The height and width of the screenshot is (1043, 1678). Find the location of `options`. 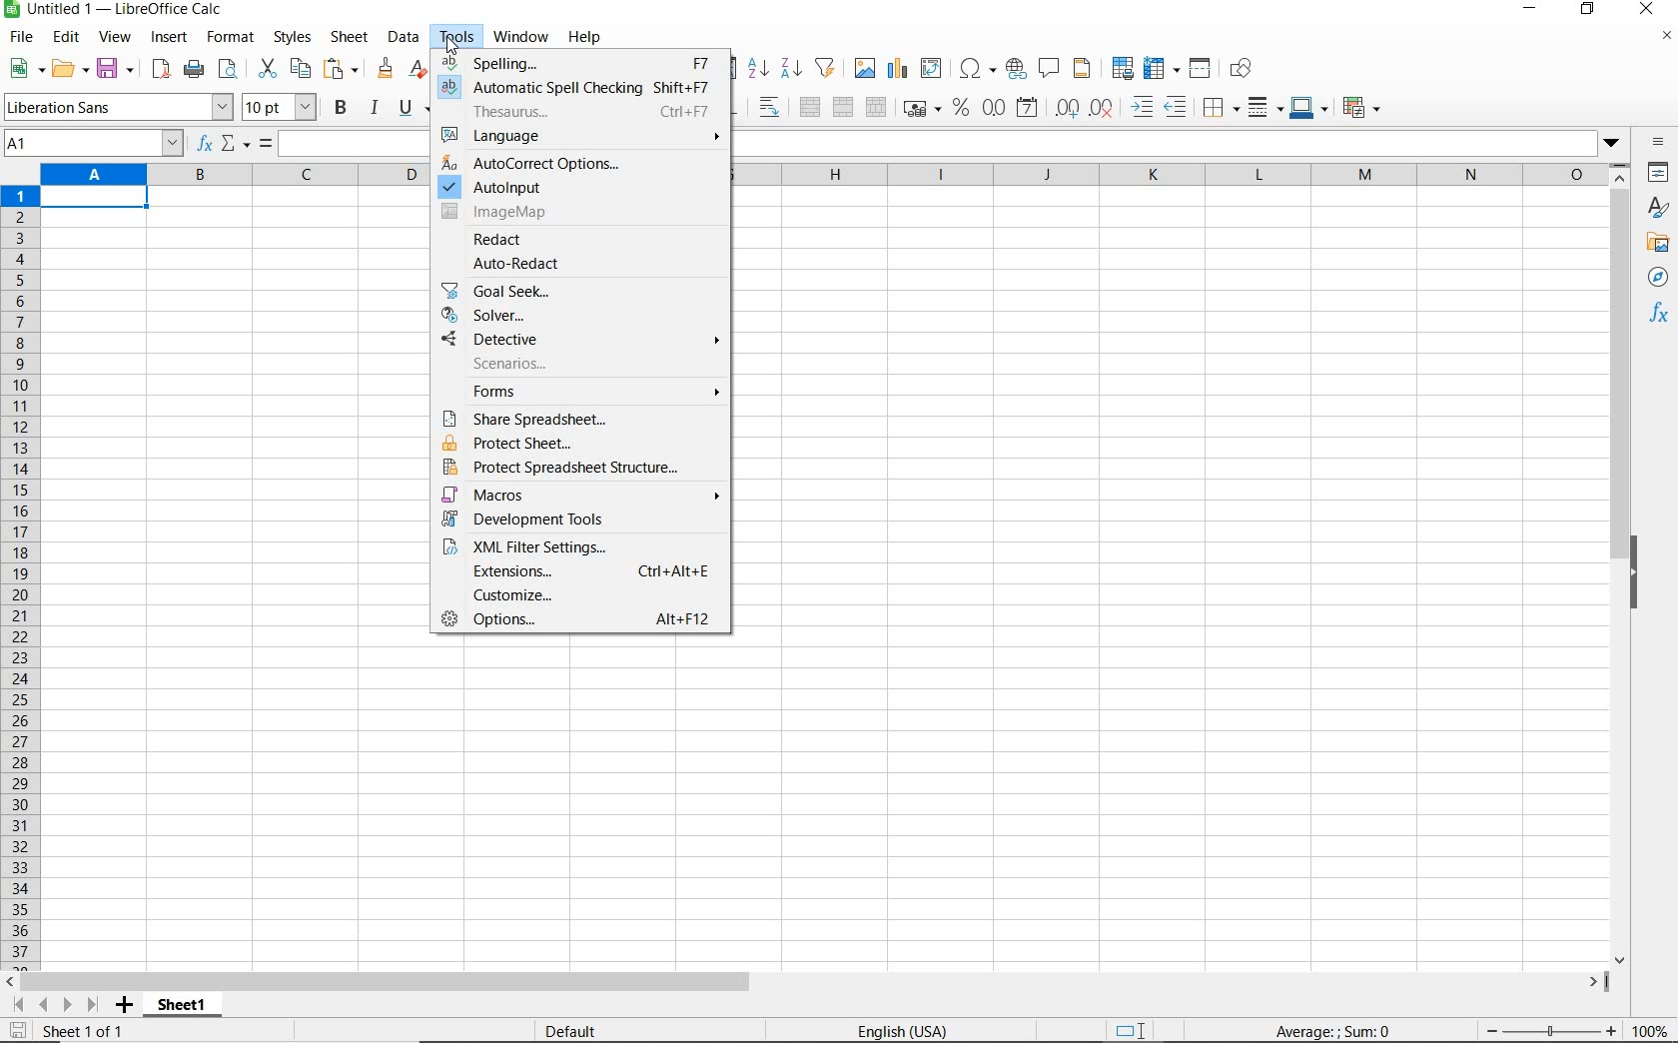

options is located at coordinates (581, 620).